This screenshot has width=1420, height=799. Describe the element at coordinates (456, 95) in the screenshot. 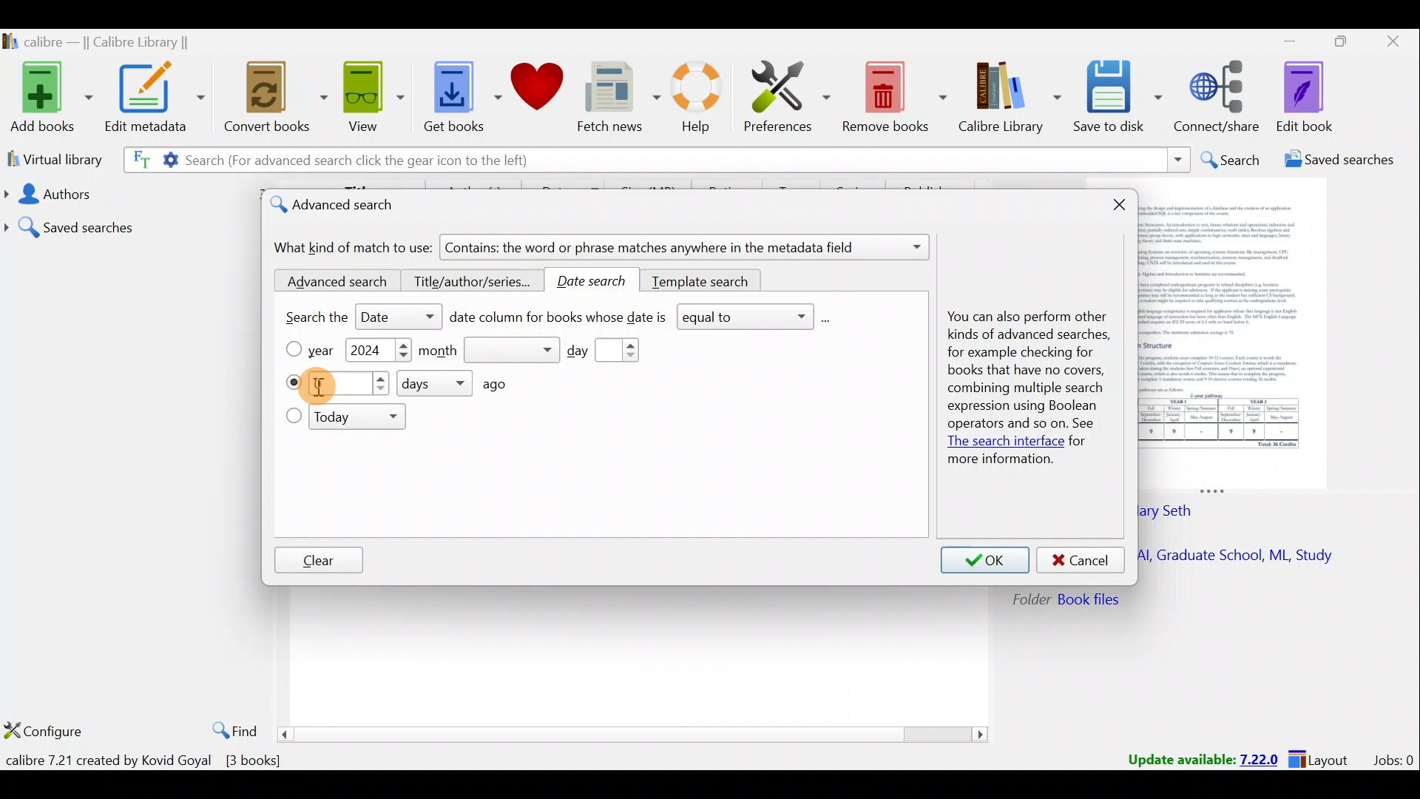

I see `Get books` at that location.